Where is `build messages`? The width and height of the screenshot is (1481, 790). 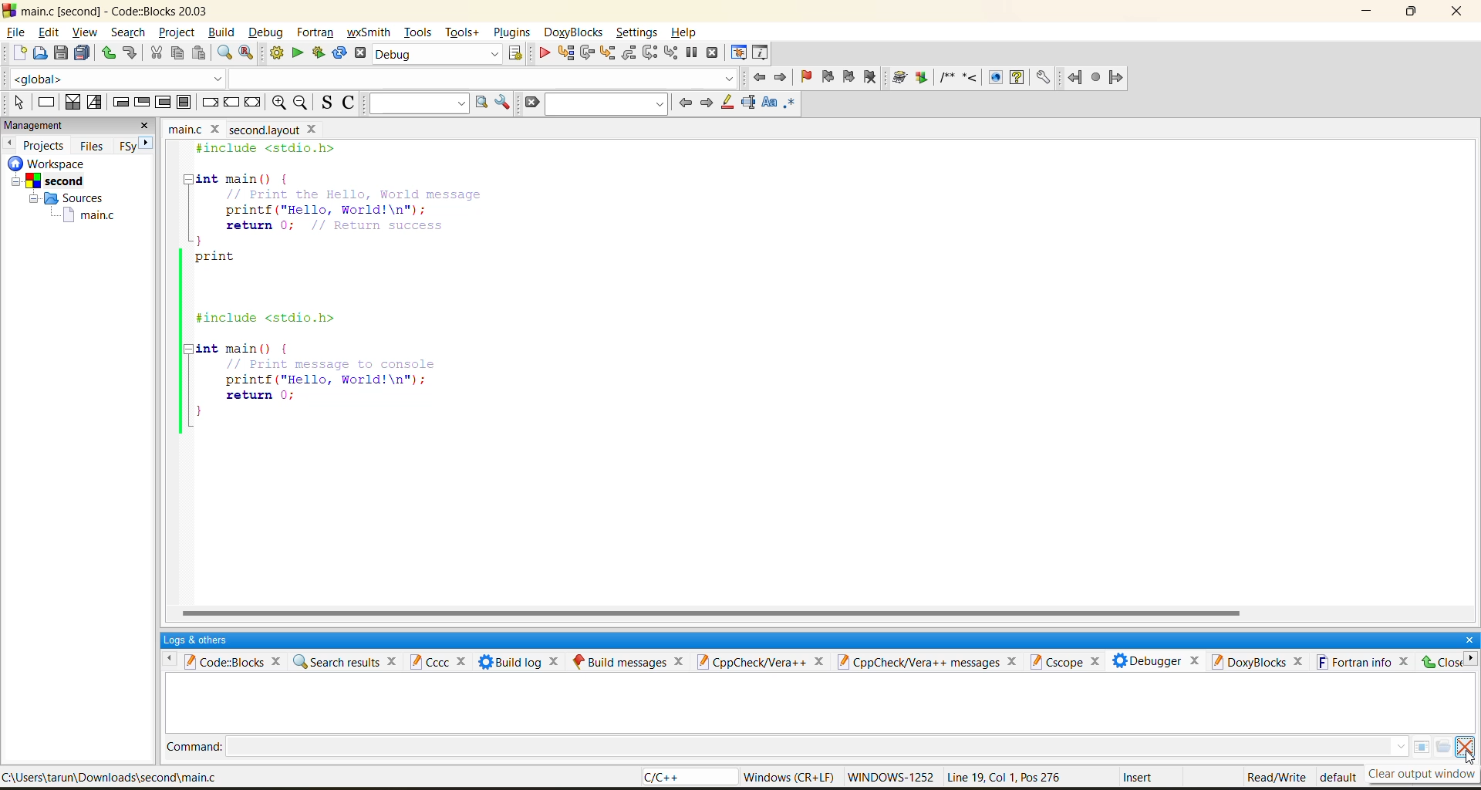 build messages is located at coordinates (632, 660).